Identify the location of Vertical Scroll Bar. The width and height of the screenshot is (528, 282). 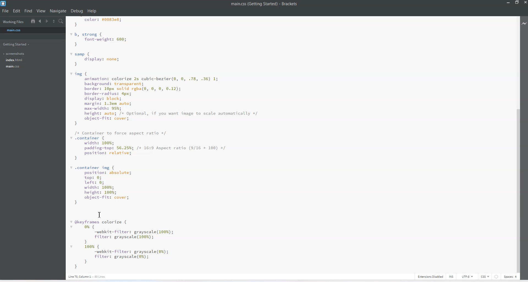
(517, 143).